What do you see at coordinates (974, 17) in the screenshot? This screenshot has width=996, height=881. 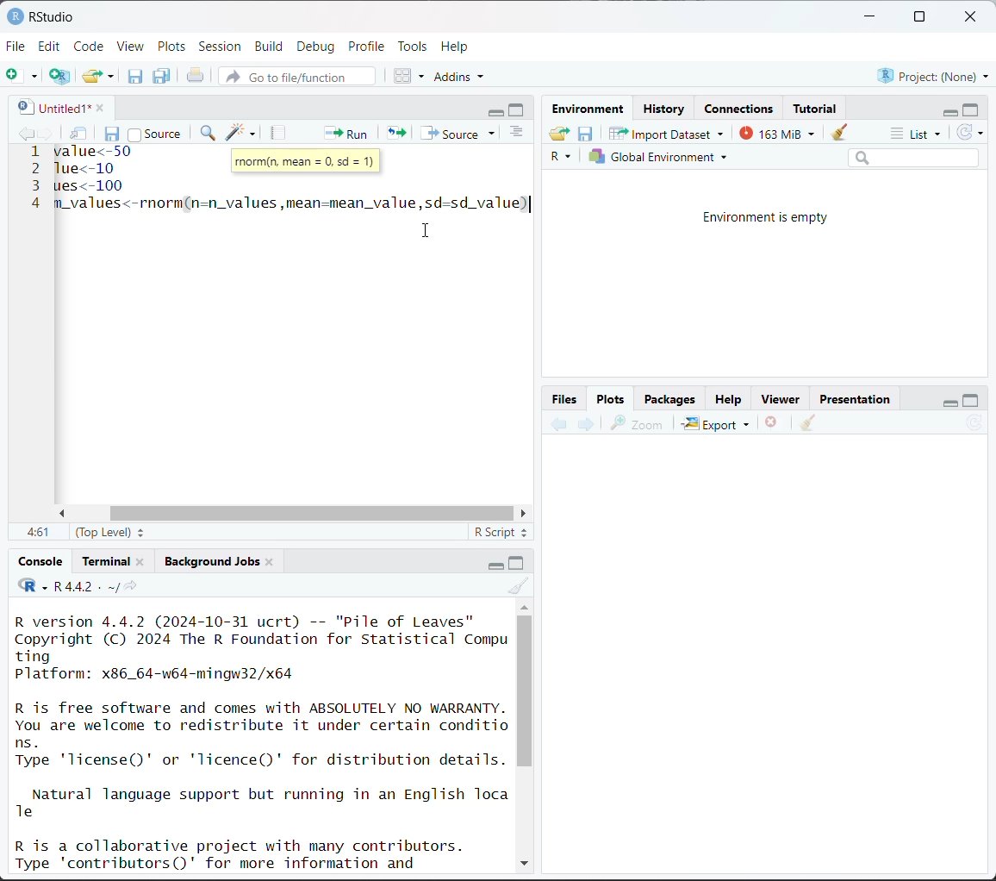 I see `close` at bounding box center [974, 17].